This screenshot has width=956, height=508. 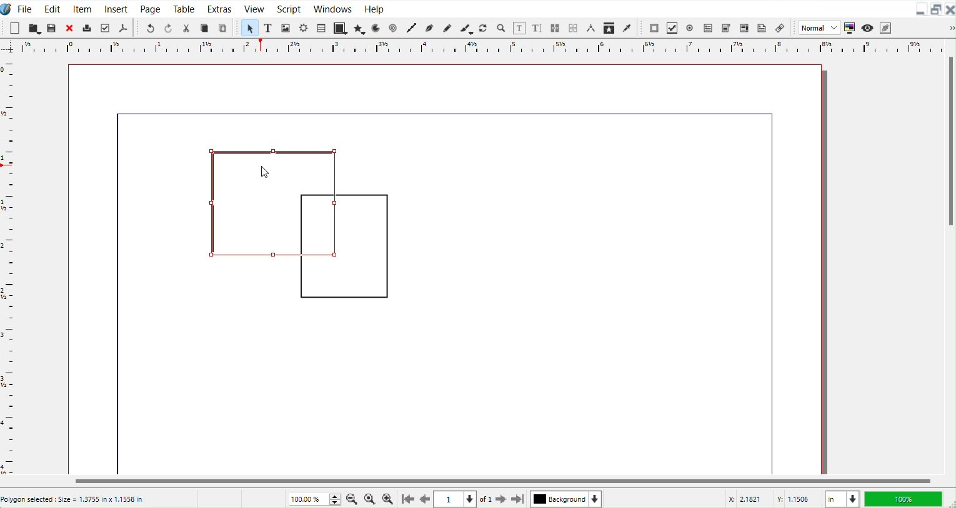 What do you see at coordinates (466, 28) in the screenshot?
I see `Calligraphic line` at bounding box center [466, 28].